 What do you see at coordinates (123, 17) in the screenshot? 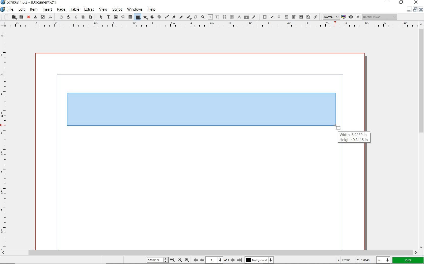
I see `render frame` at bounding box center [123, 17].